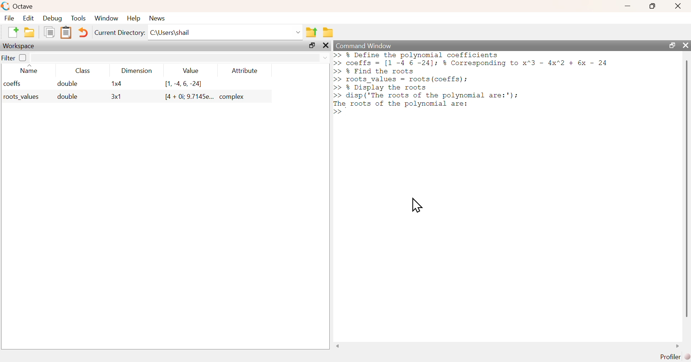 The height and width of the screenshot is (362, 691). I want to click on Undo, so click(82, 33).